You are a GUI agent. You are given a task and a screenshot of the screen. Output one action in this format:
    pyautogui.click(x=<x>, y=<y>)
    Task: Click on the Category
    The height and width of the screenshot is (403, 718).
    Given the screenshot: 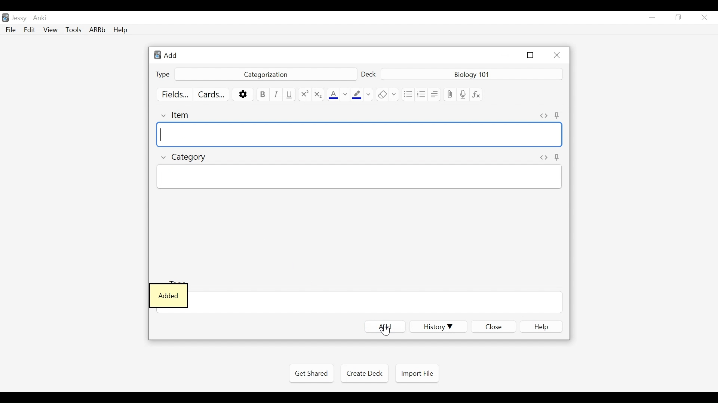 What is the action you would take?
    pyautogui.click(x=185, y=158)
    